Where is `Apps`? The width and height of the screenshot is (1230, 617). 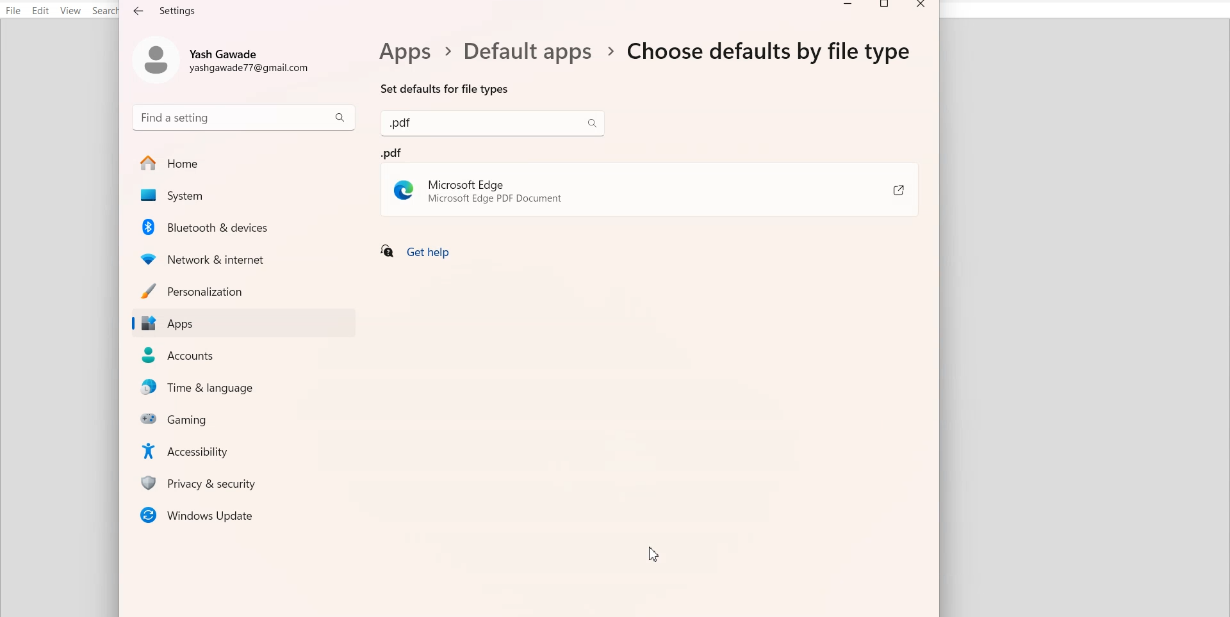
Apps is located at coordinates (243, 324).